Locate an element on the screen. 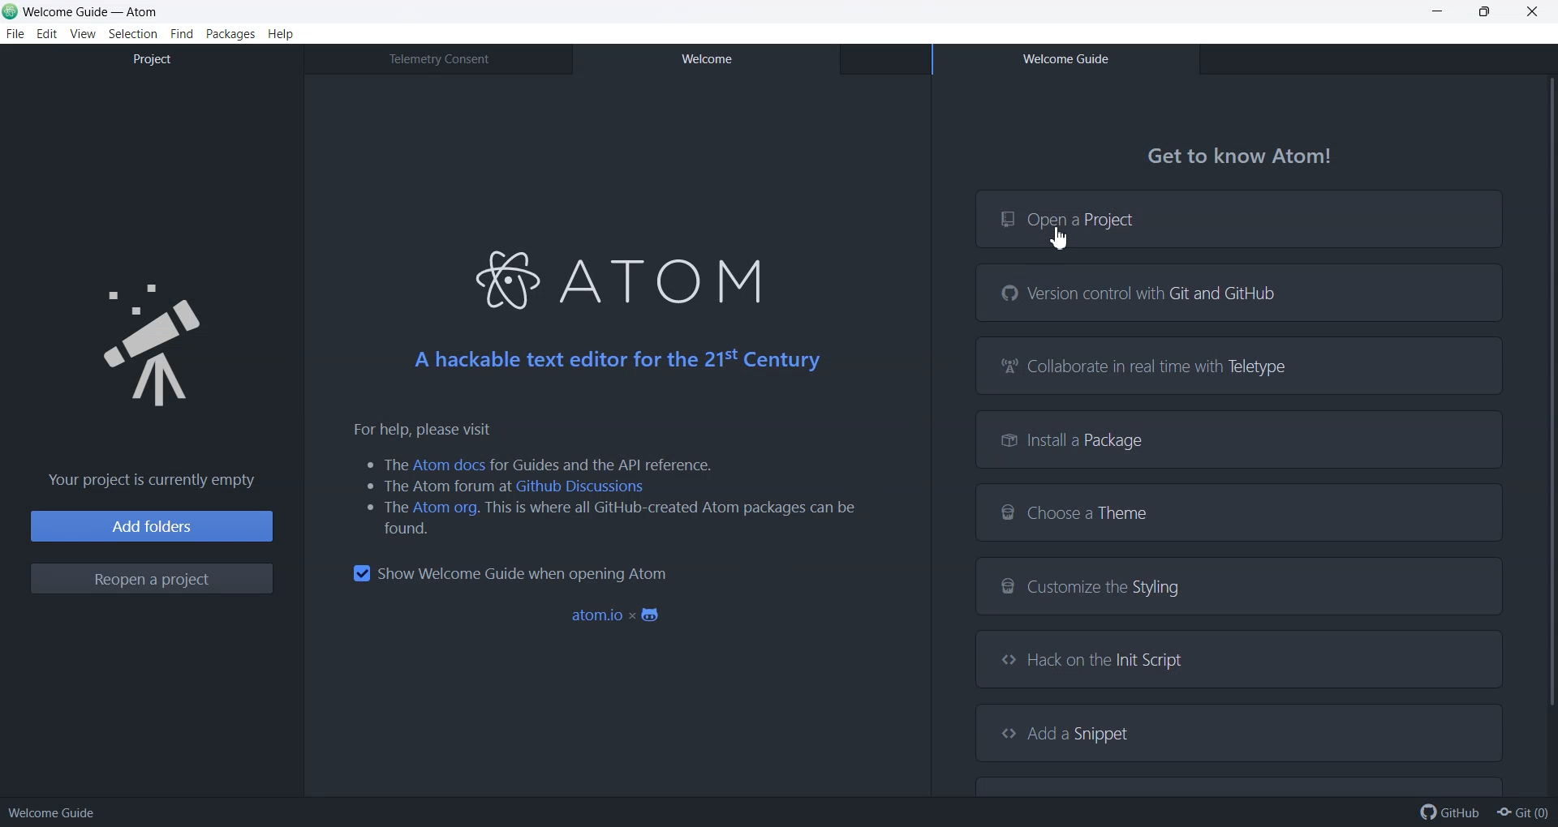 The height and width of the screenshot is (827, 1558). Customize the styling is located at coordinates (1240, 586).